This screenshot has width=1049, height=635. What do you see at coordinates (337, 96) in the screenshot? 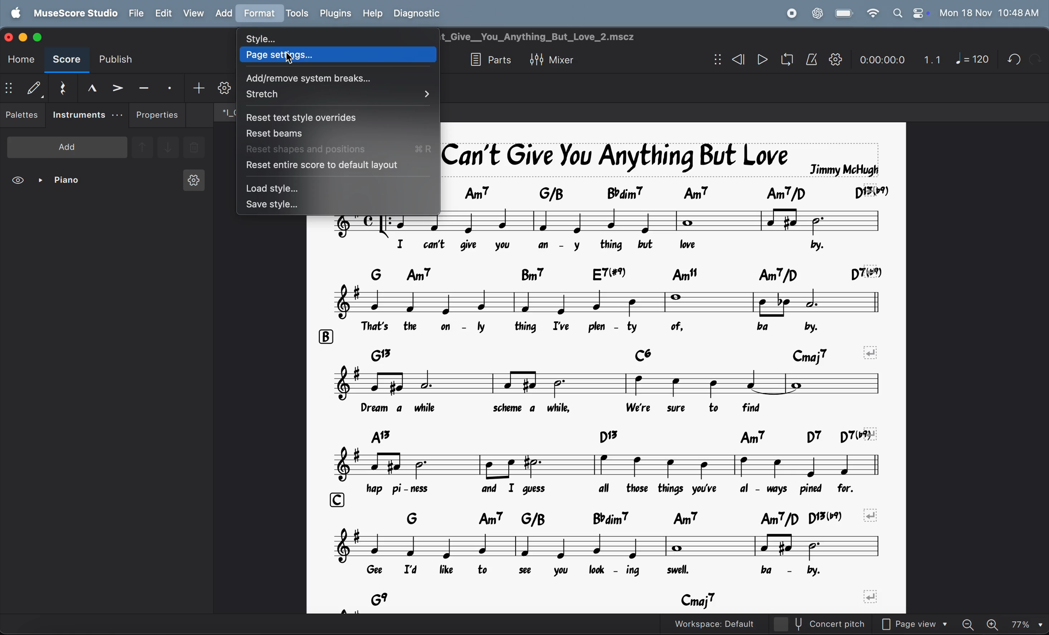
I see `search` at bounding box center [337, 96].